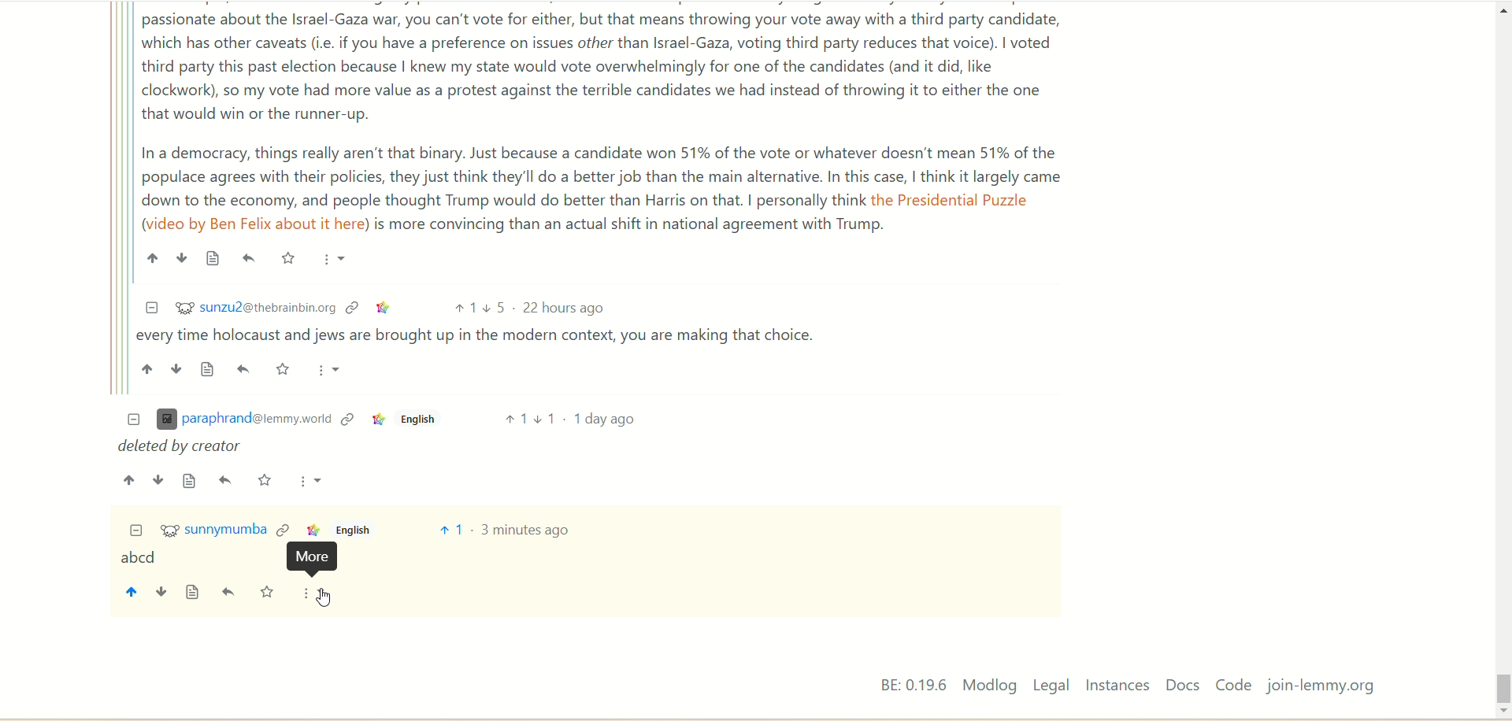  I want to click on Downvote, so click(177, 368).